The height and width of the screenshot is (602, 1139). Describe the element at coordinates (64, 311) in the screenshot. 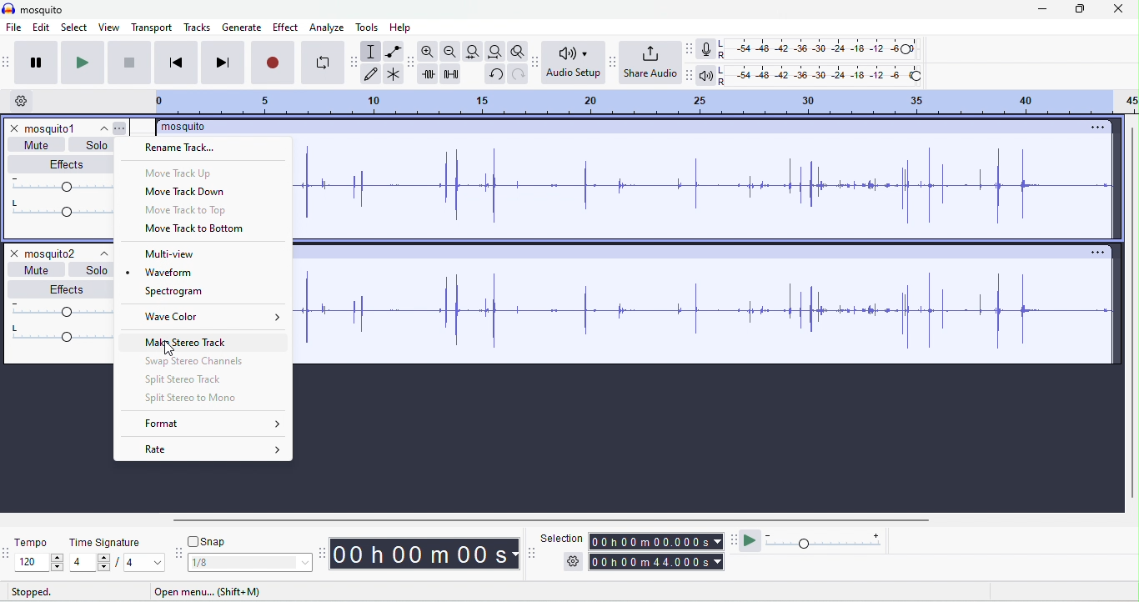

I see `volume` at that location.